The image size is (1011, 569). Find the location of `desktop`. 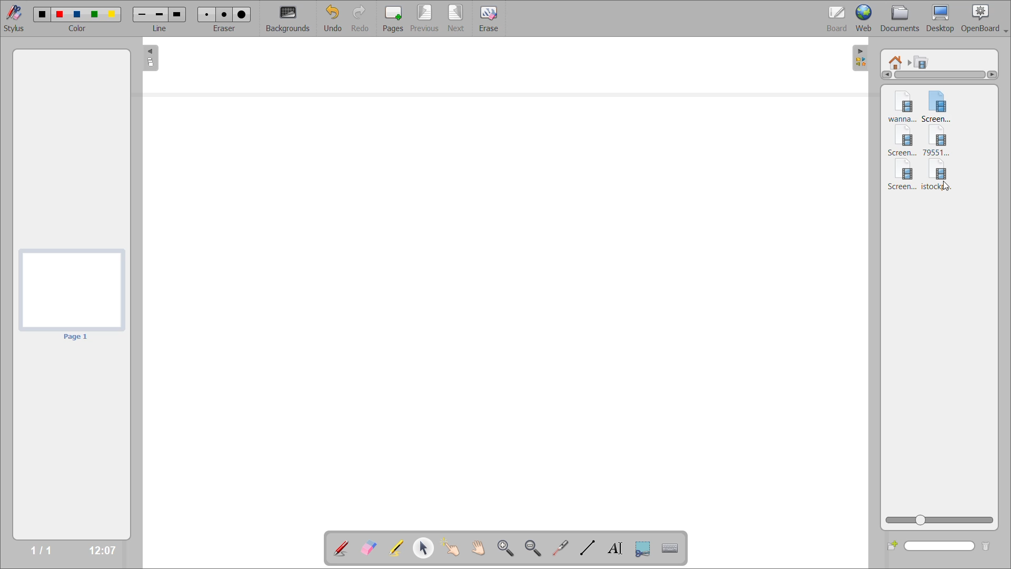

desktop is located at coordinates (942, 18).